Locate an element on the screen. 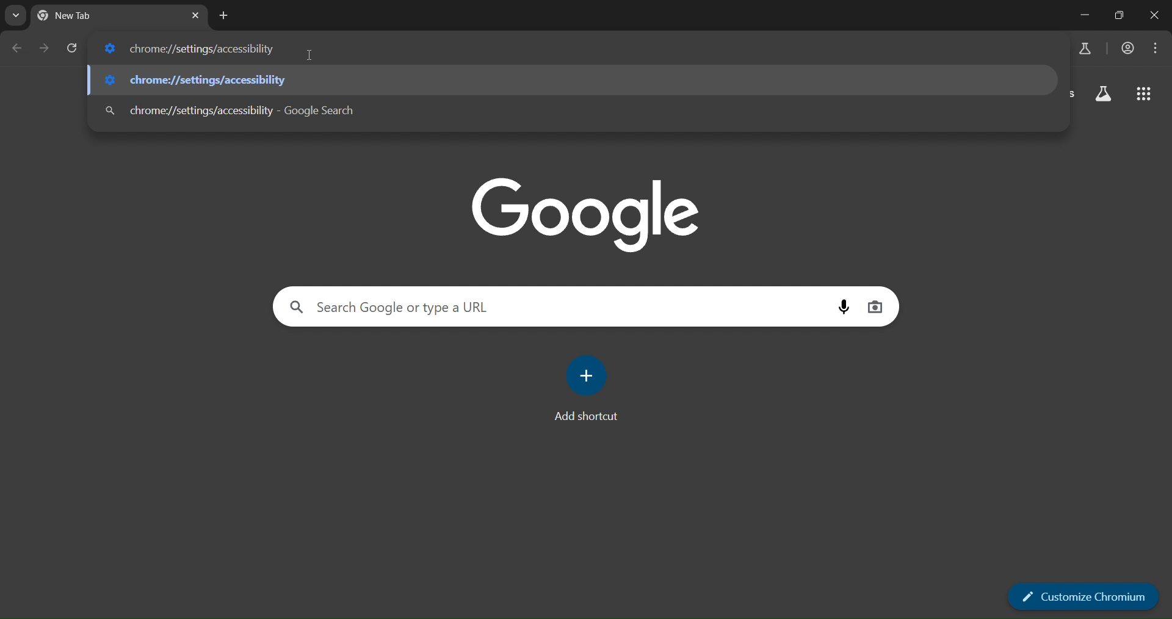  voice search is located at coordinates (847, 307).